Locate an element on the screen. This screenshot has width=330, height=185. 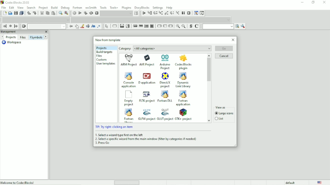
Fortran library is located at coordinates (128, 115).